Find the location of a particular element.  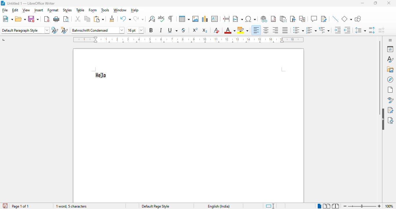

style inspector is located at coordinates (390, 100).